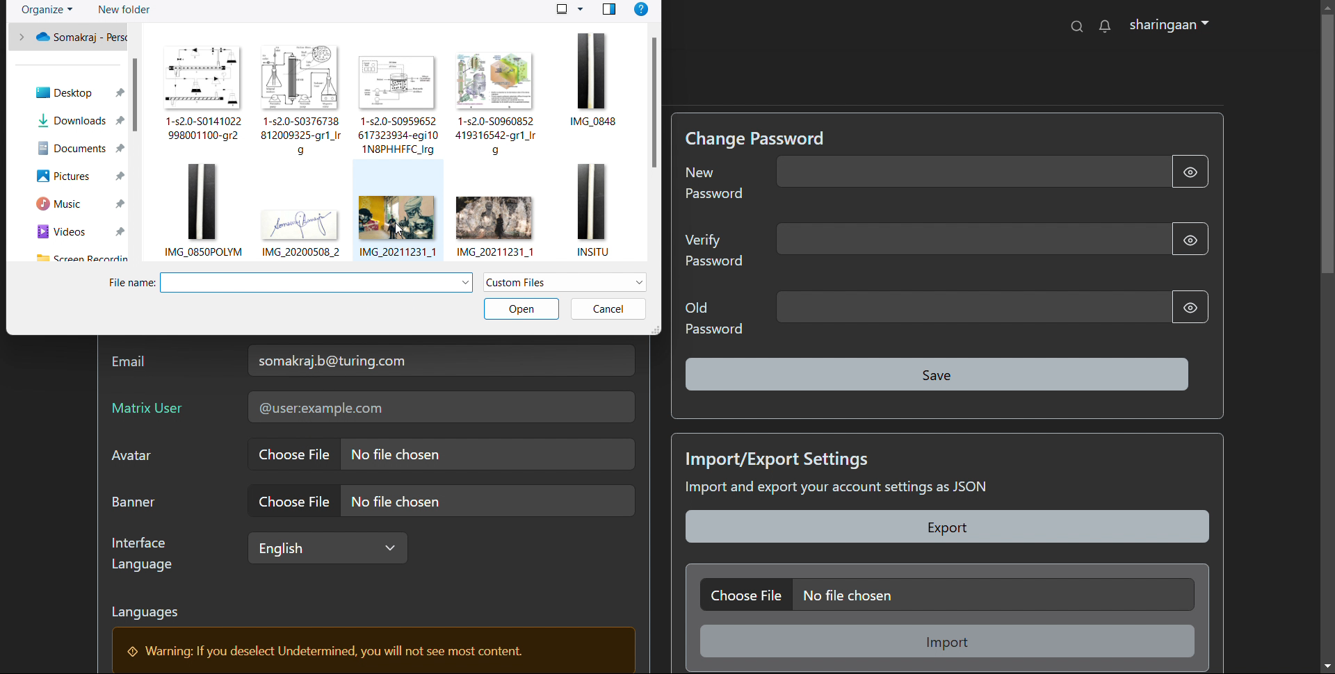 The height and width of the screenshot is (674, 1335). I want to click on Avatar, so click(139, 459).